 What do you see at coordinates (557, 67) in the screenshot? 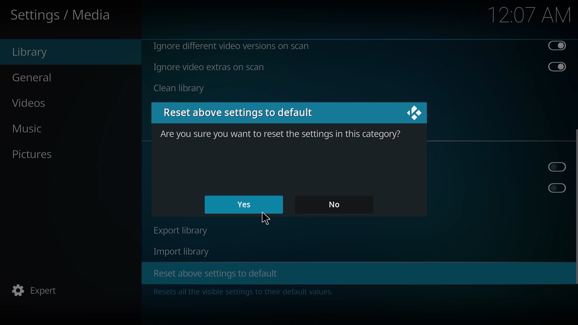
I see `disabled` at bounding box center [557, 67].